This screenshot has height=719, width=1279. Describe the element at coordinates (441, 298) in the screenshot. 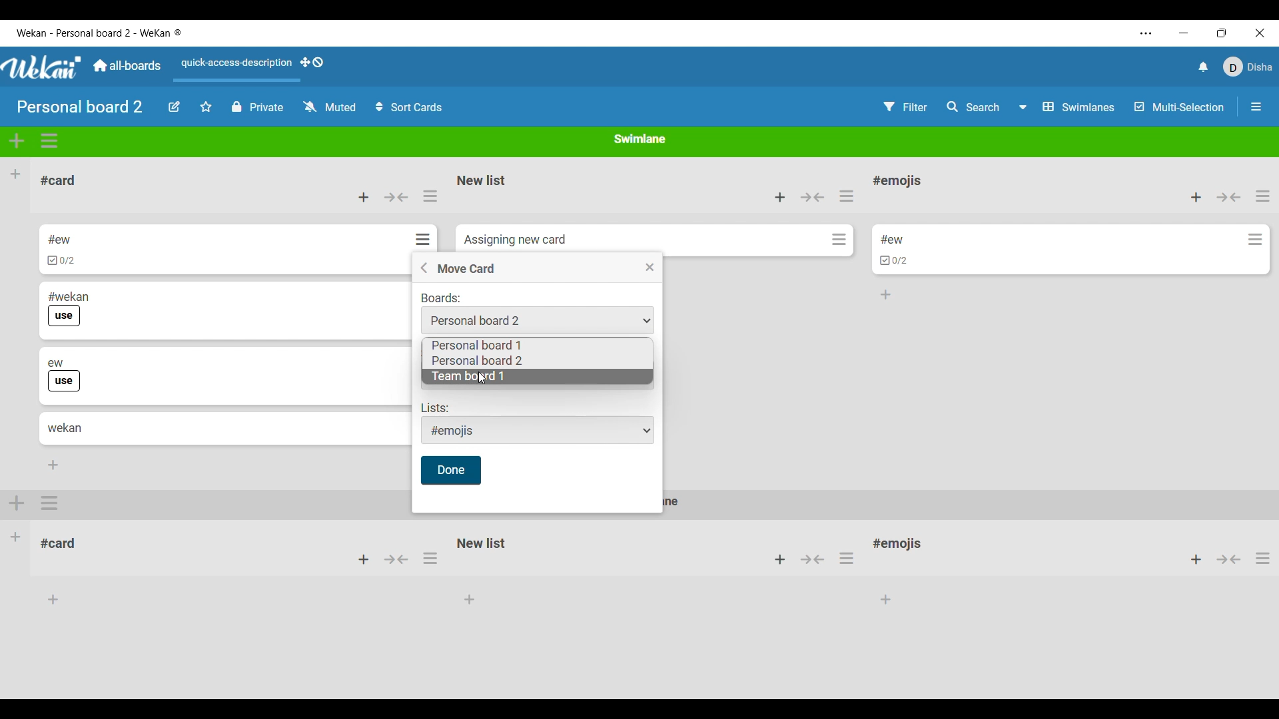

I see `Indicates board options` at that location.